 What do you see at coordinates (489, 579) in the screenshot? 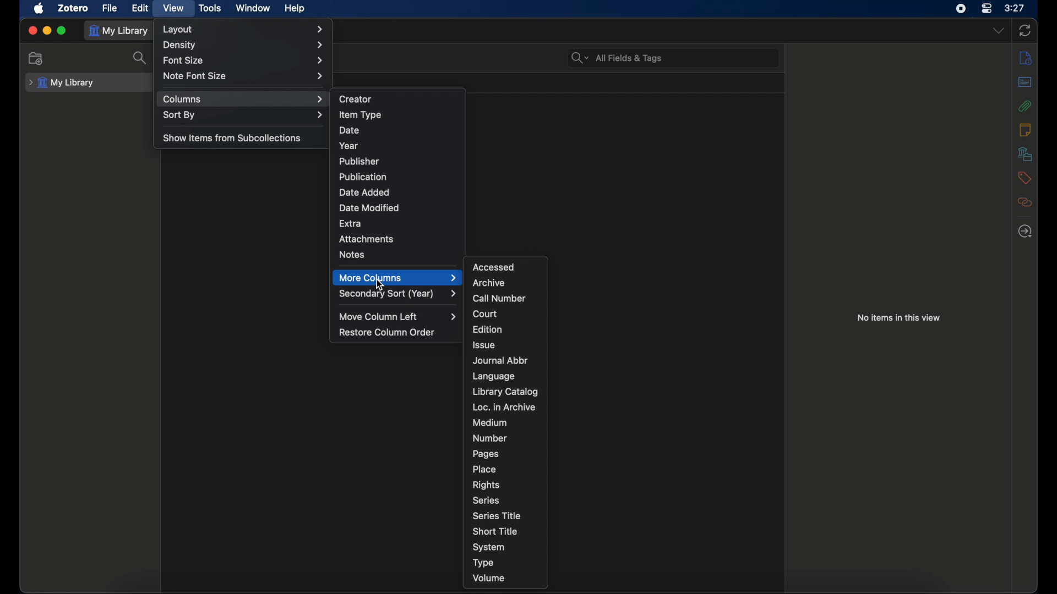
I see `volume` at bounding box center [489, 579].